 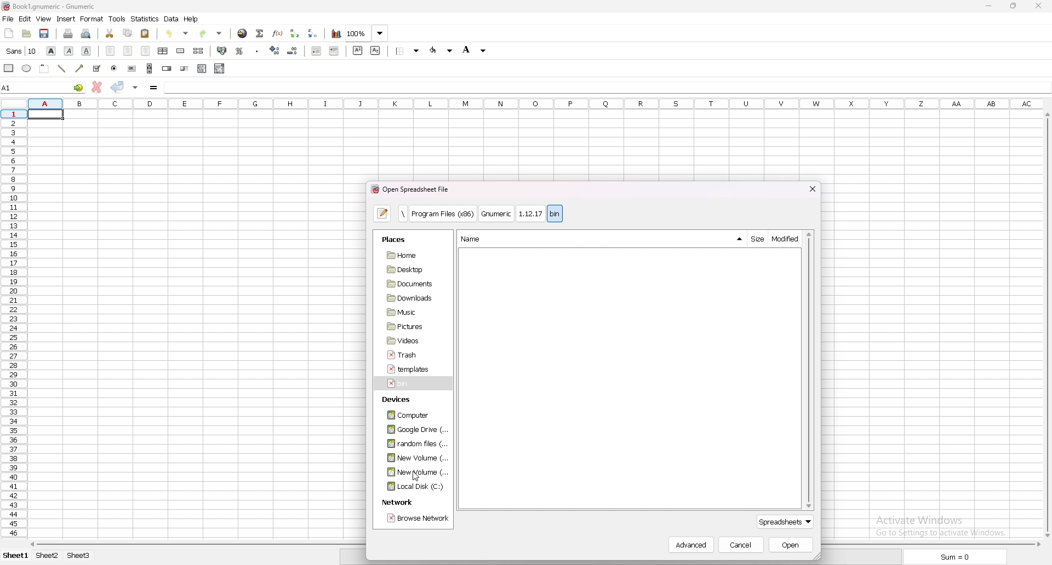 I want to click on underline, so click(x=86, y=51).